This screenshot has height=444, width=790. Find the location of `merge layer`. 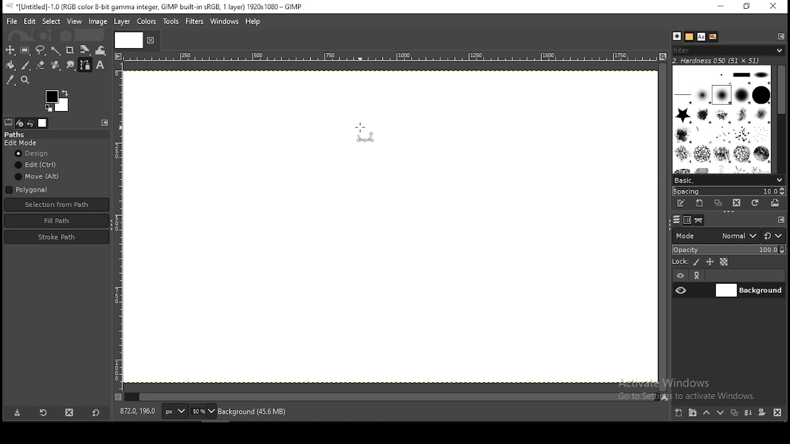

merge layer is located at coordinates (749, 413).